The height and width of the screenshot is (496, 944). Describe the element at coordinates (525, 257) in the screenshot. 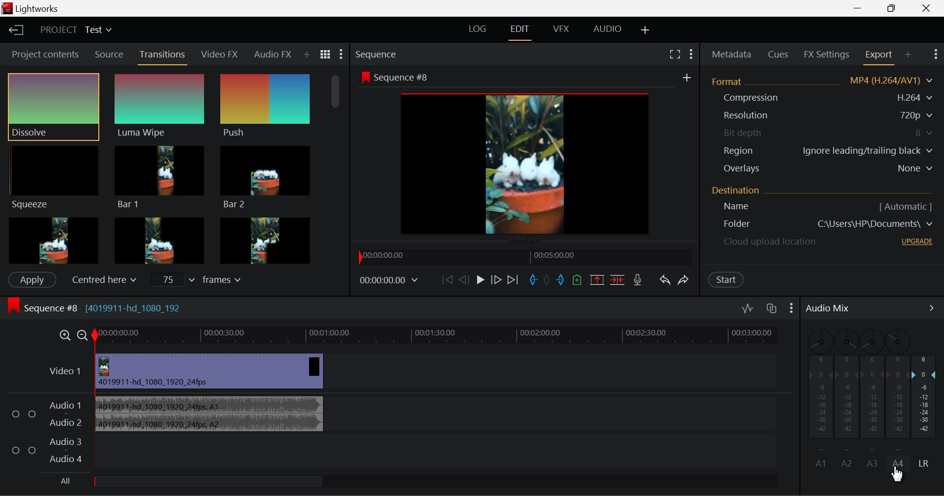

I see `Project Timeline Navigator` at that location.